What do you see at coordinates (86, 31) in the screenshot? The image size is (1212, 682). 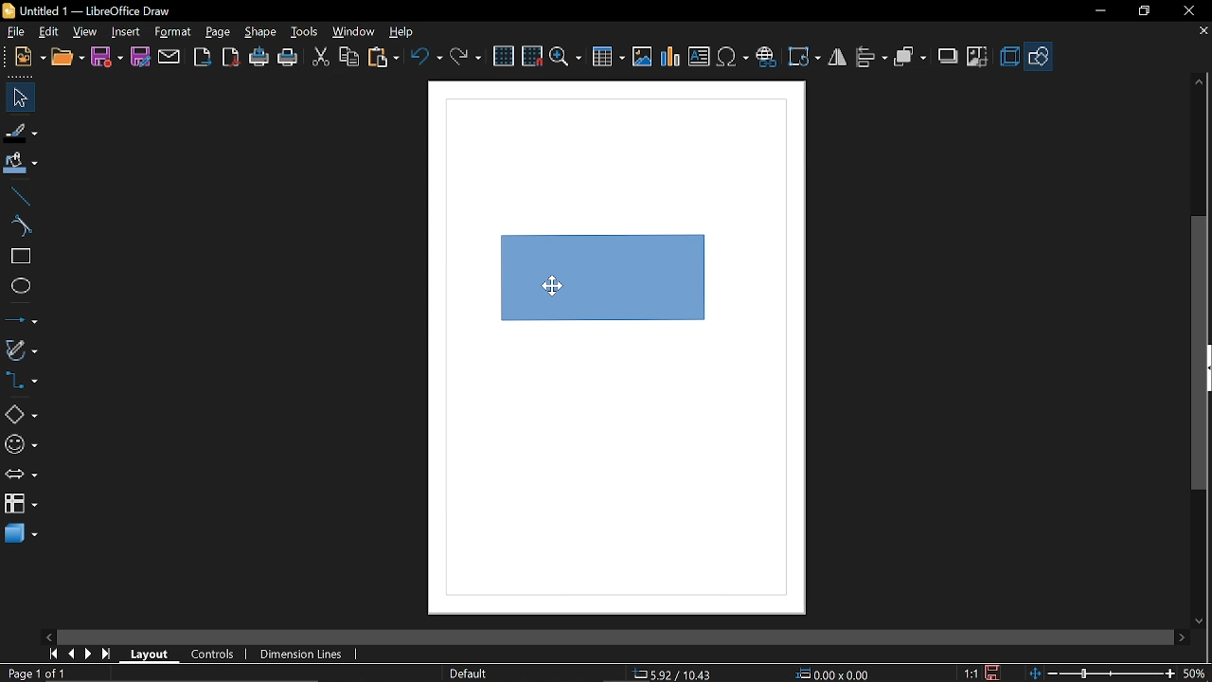 I see `View` at bounding box center [86, 31].